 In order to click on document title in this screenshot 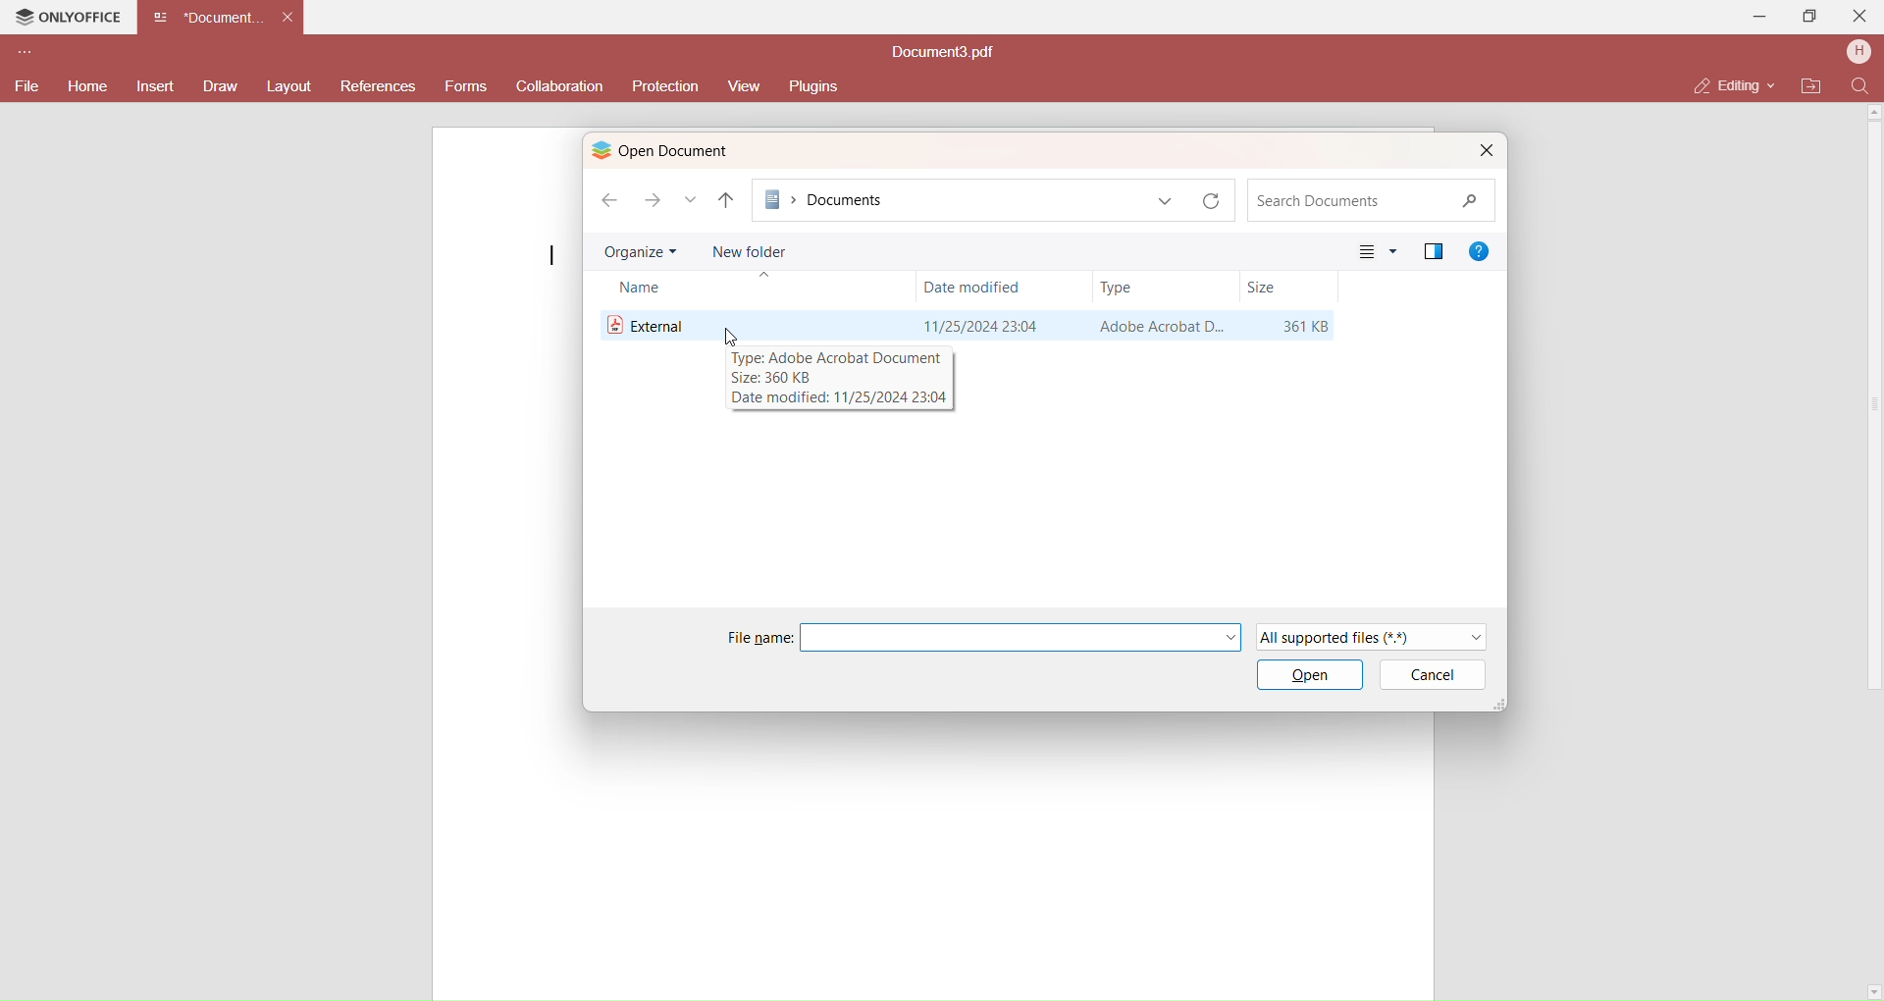, I will do `click(946, 53)`.